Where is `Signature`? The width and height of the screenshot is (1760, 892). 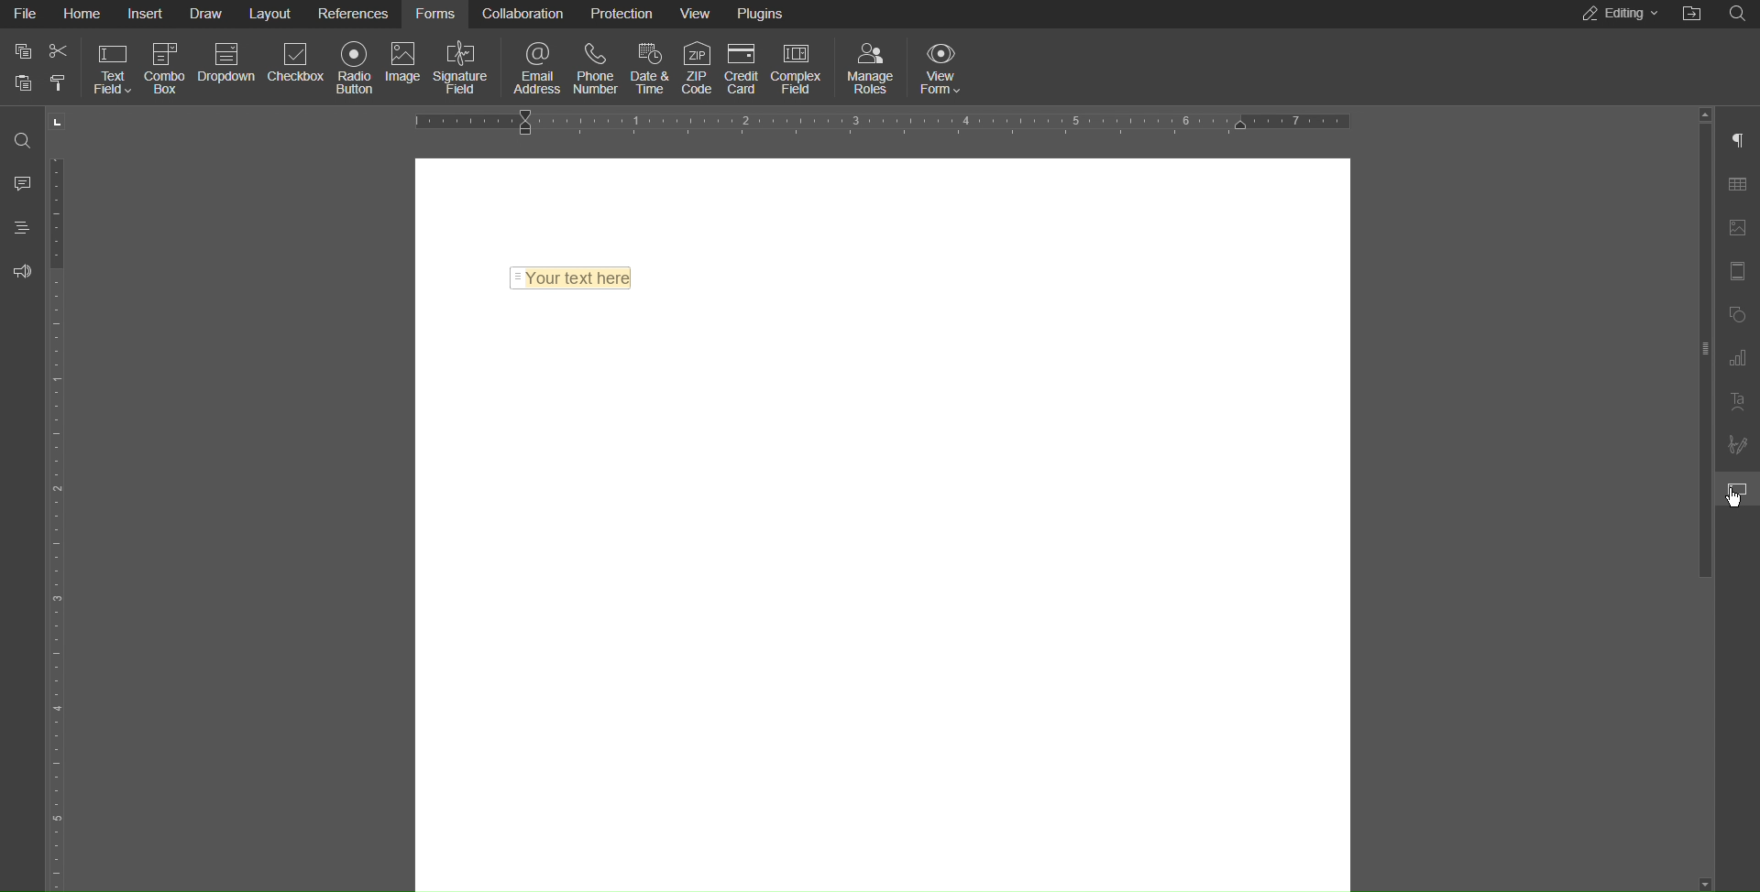 Signature is located at coordinates (1740, 446).